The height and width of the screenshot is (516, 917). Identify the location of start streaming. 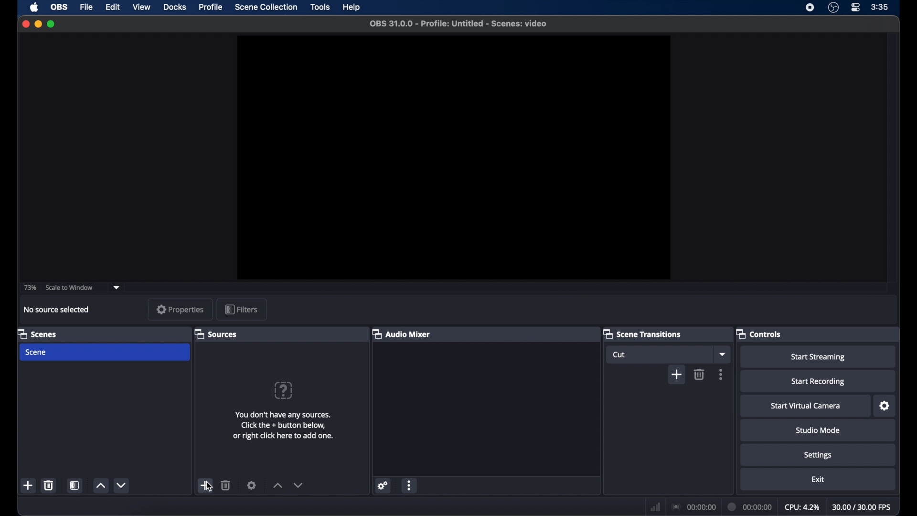
(819, 357).